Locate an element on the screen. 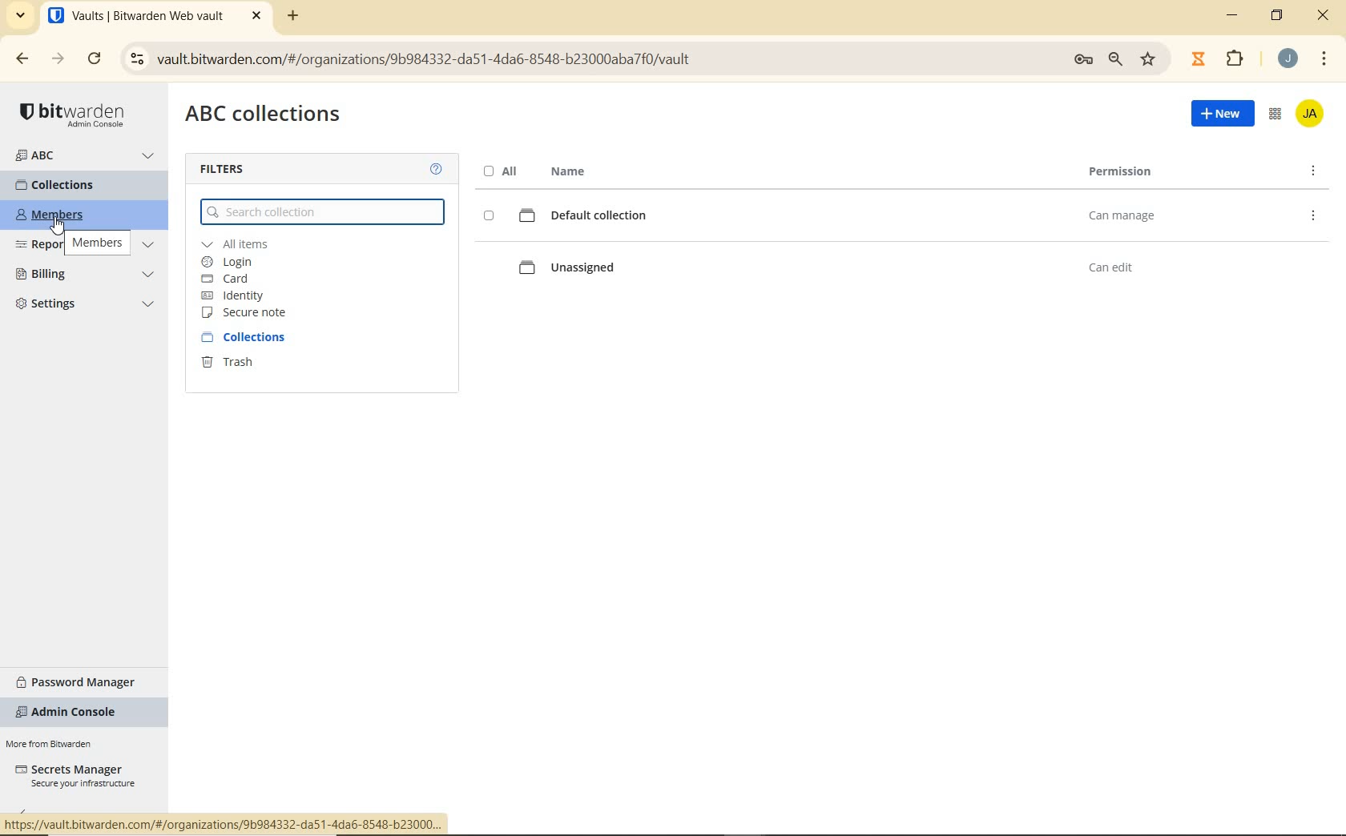 Image resolution: width=1346 pixels, height=836 pixels. IDENTITY is located at coordinates (237, 295).